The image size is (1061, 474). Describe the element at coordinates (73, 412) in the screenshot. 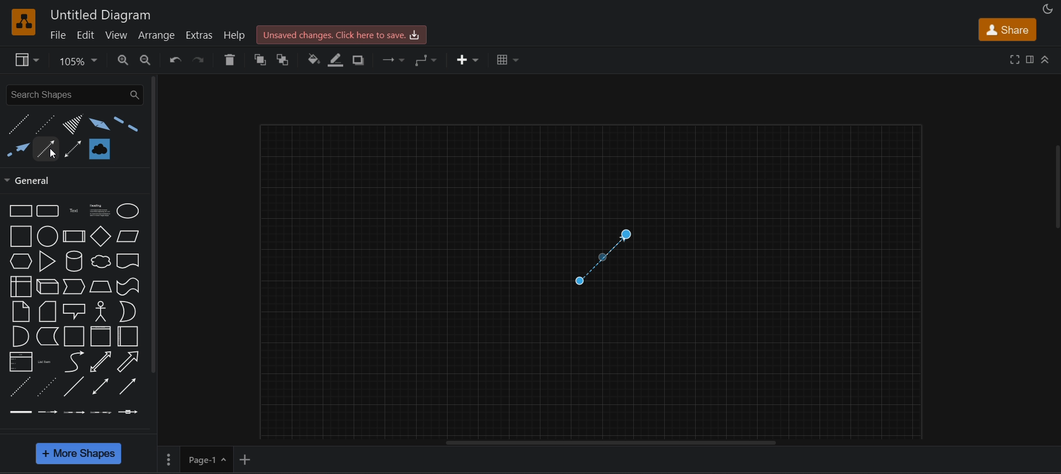

I see `connector with 2 lanes` at that location.